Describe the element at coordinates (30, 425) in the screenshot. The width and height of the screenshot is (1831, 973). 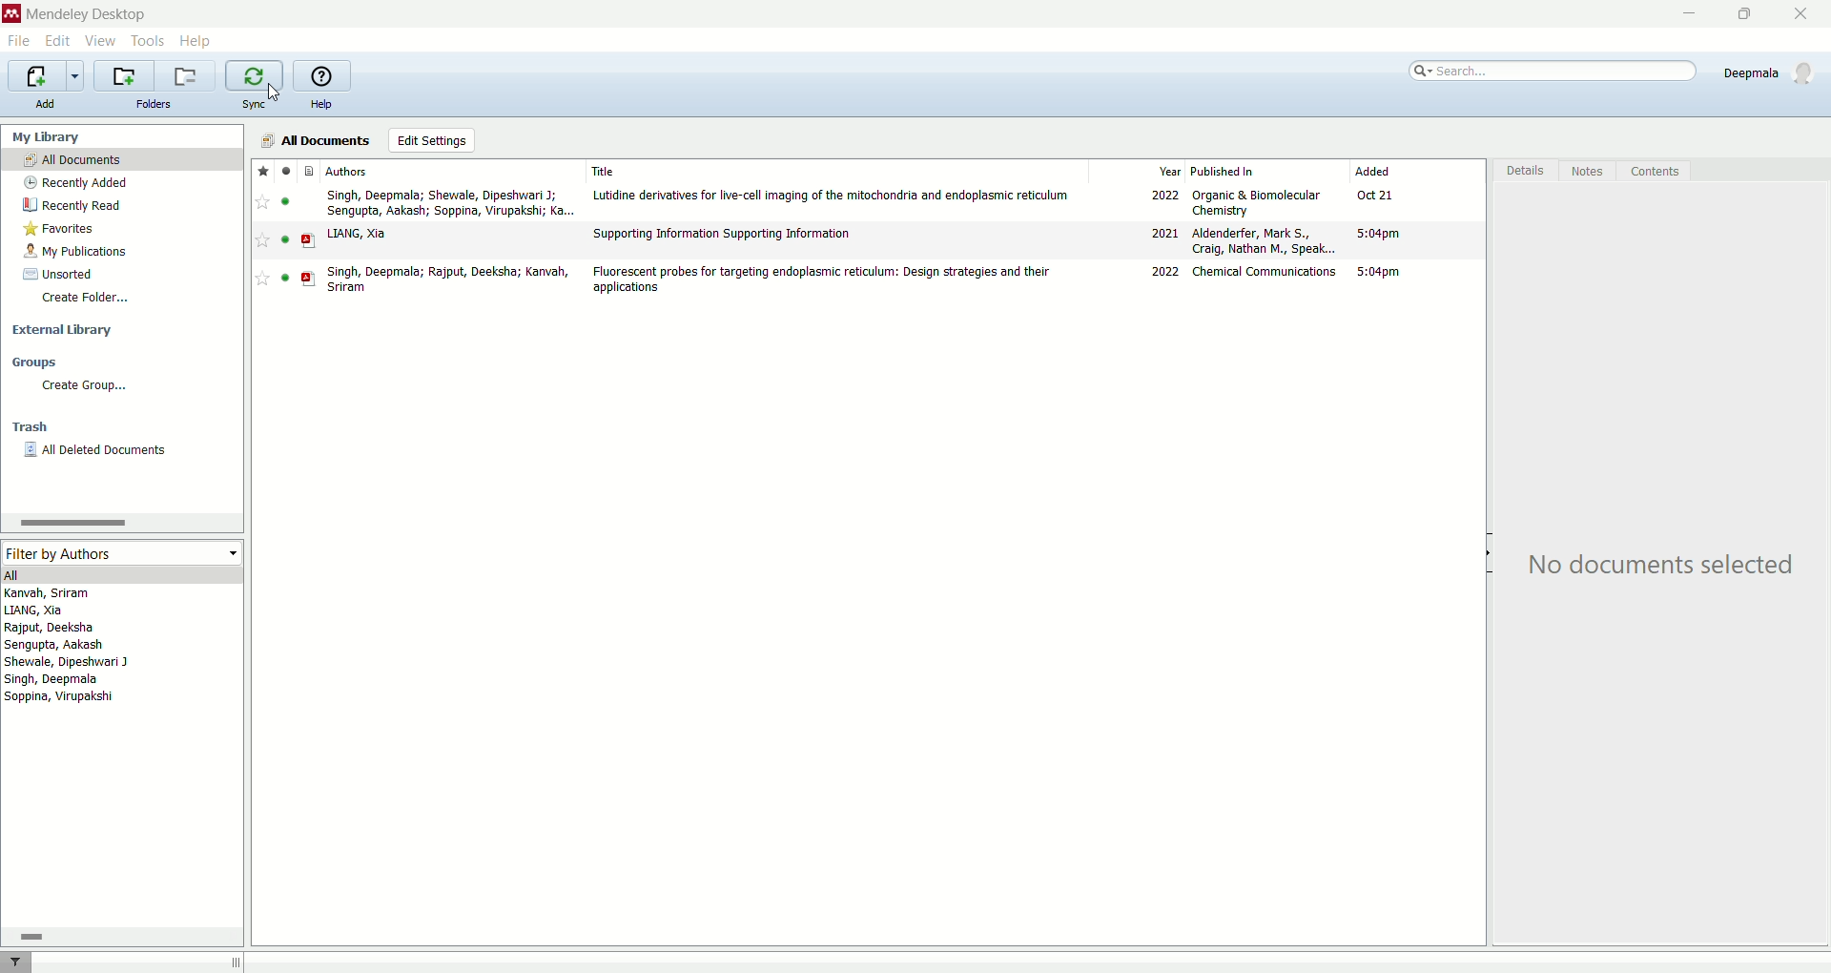
I see `trash` at that location.